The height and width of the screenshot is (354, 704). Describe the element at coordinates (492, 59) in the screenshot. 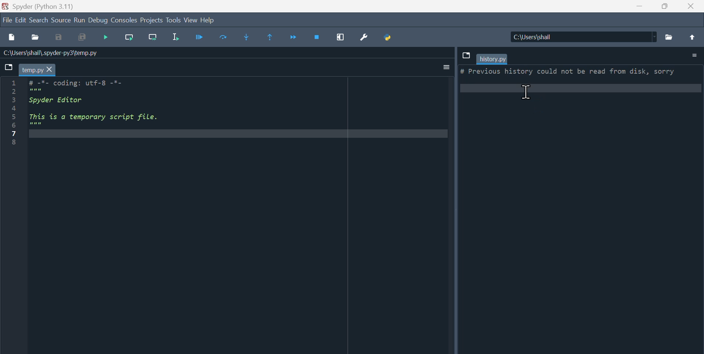

I see `history.py` at that location.